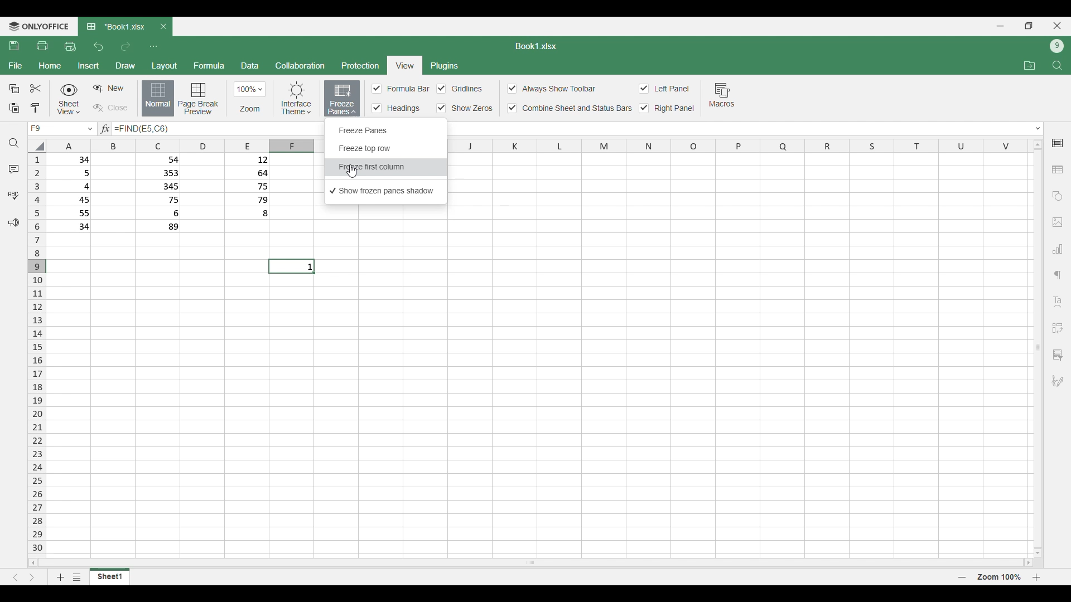 The width and height of the screenshot is (1071, 602). I want to click on move up, so click(1039, 144).